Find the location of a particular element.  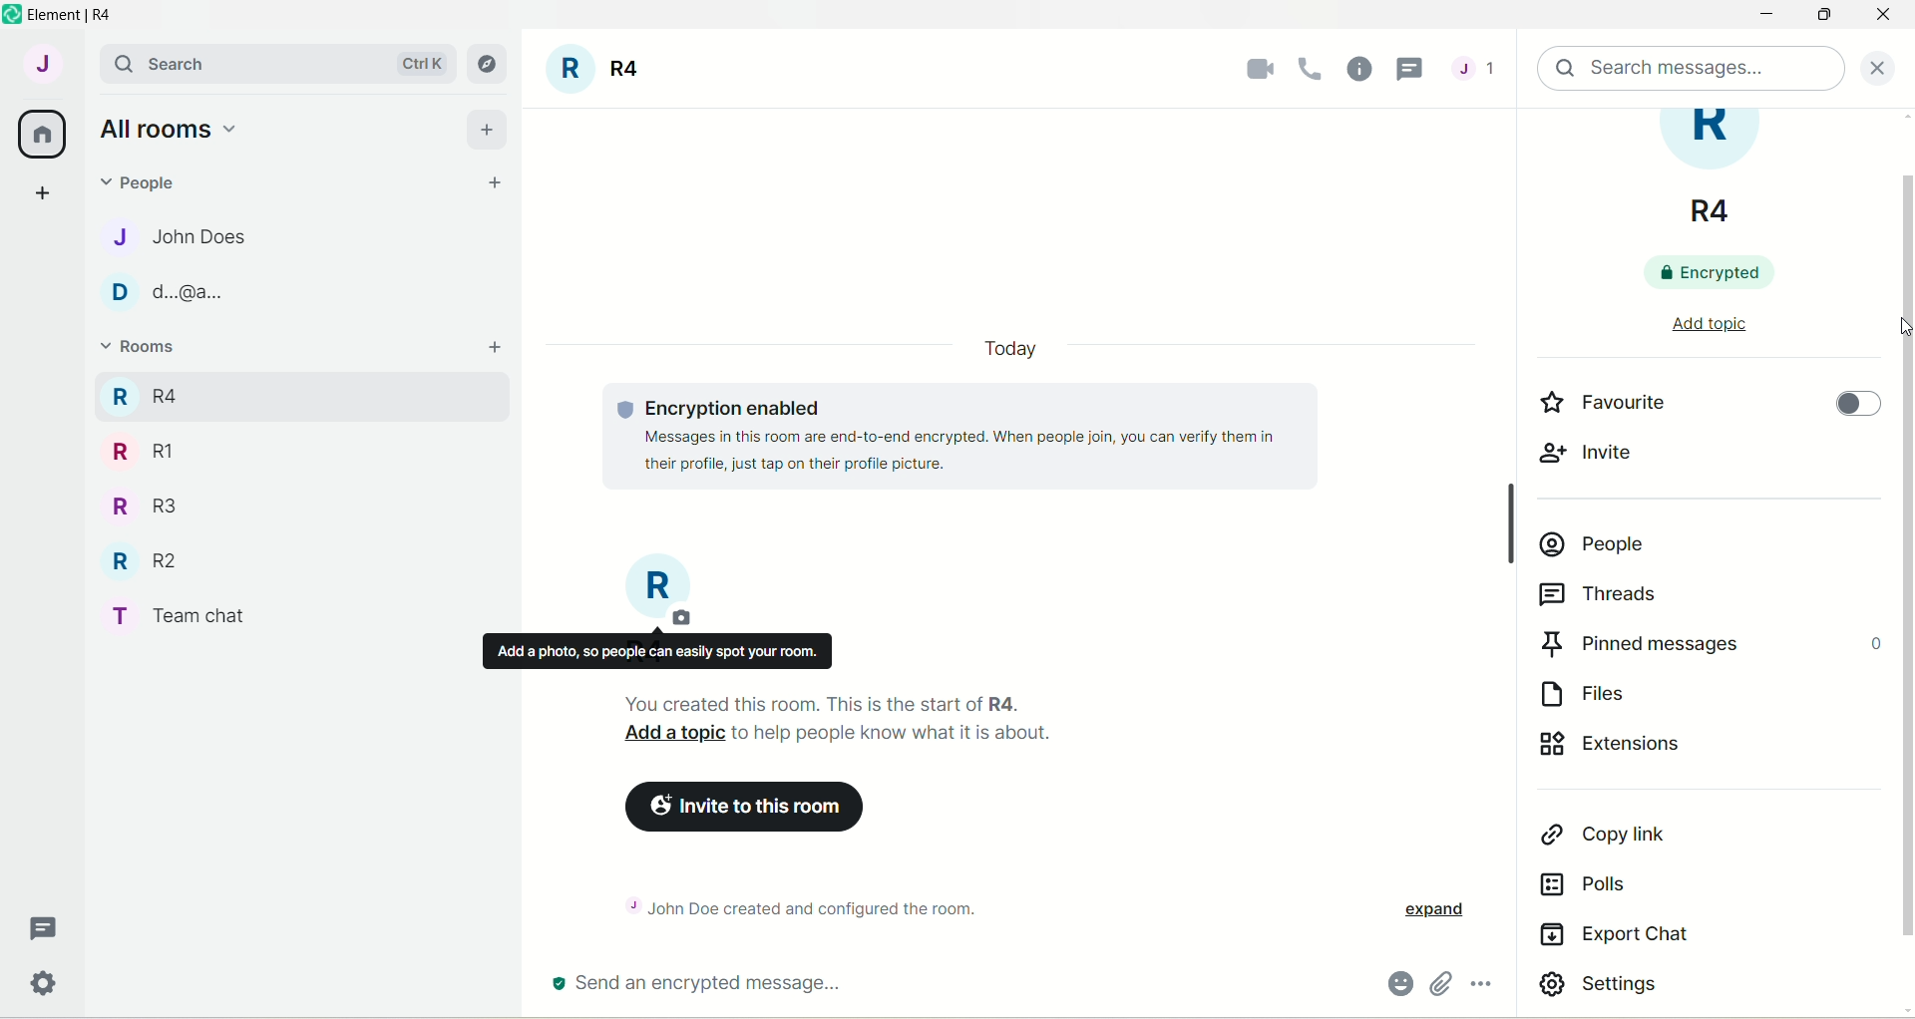

expand is located at coordinates (1432, 911).